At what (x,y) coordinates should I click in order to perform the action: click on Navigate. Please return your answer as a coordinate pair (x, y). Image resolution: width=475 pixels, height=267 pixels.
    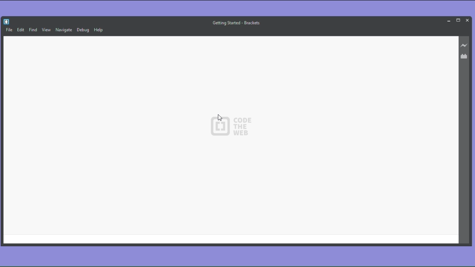
    Looking at the image, I should click on (65, 30).